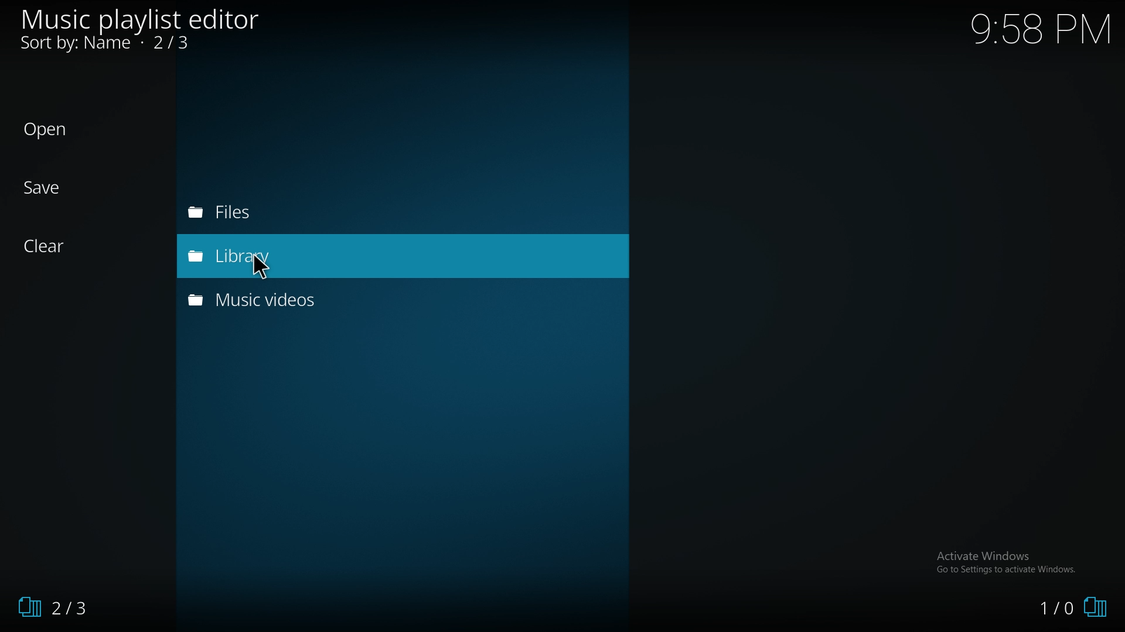 Image resolution: width=1125 pixels, height=632 pixels. Describe the element at coordinates (88, 128) in the screenshot. I see `open` at that location.